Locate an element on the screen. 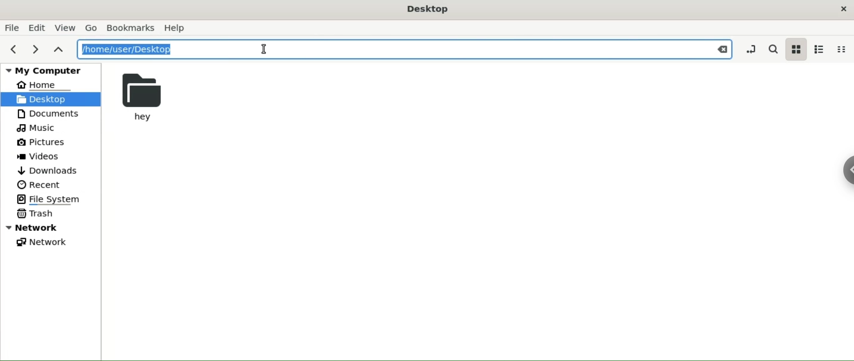 The width and height of the screenshot is (854, 361). documents is located at coordinates (53, 115).